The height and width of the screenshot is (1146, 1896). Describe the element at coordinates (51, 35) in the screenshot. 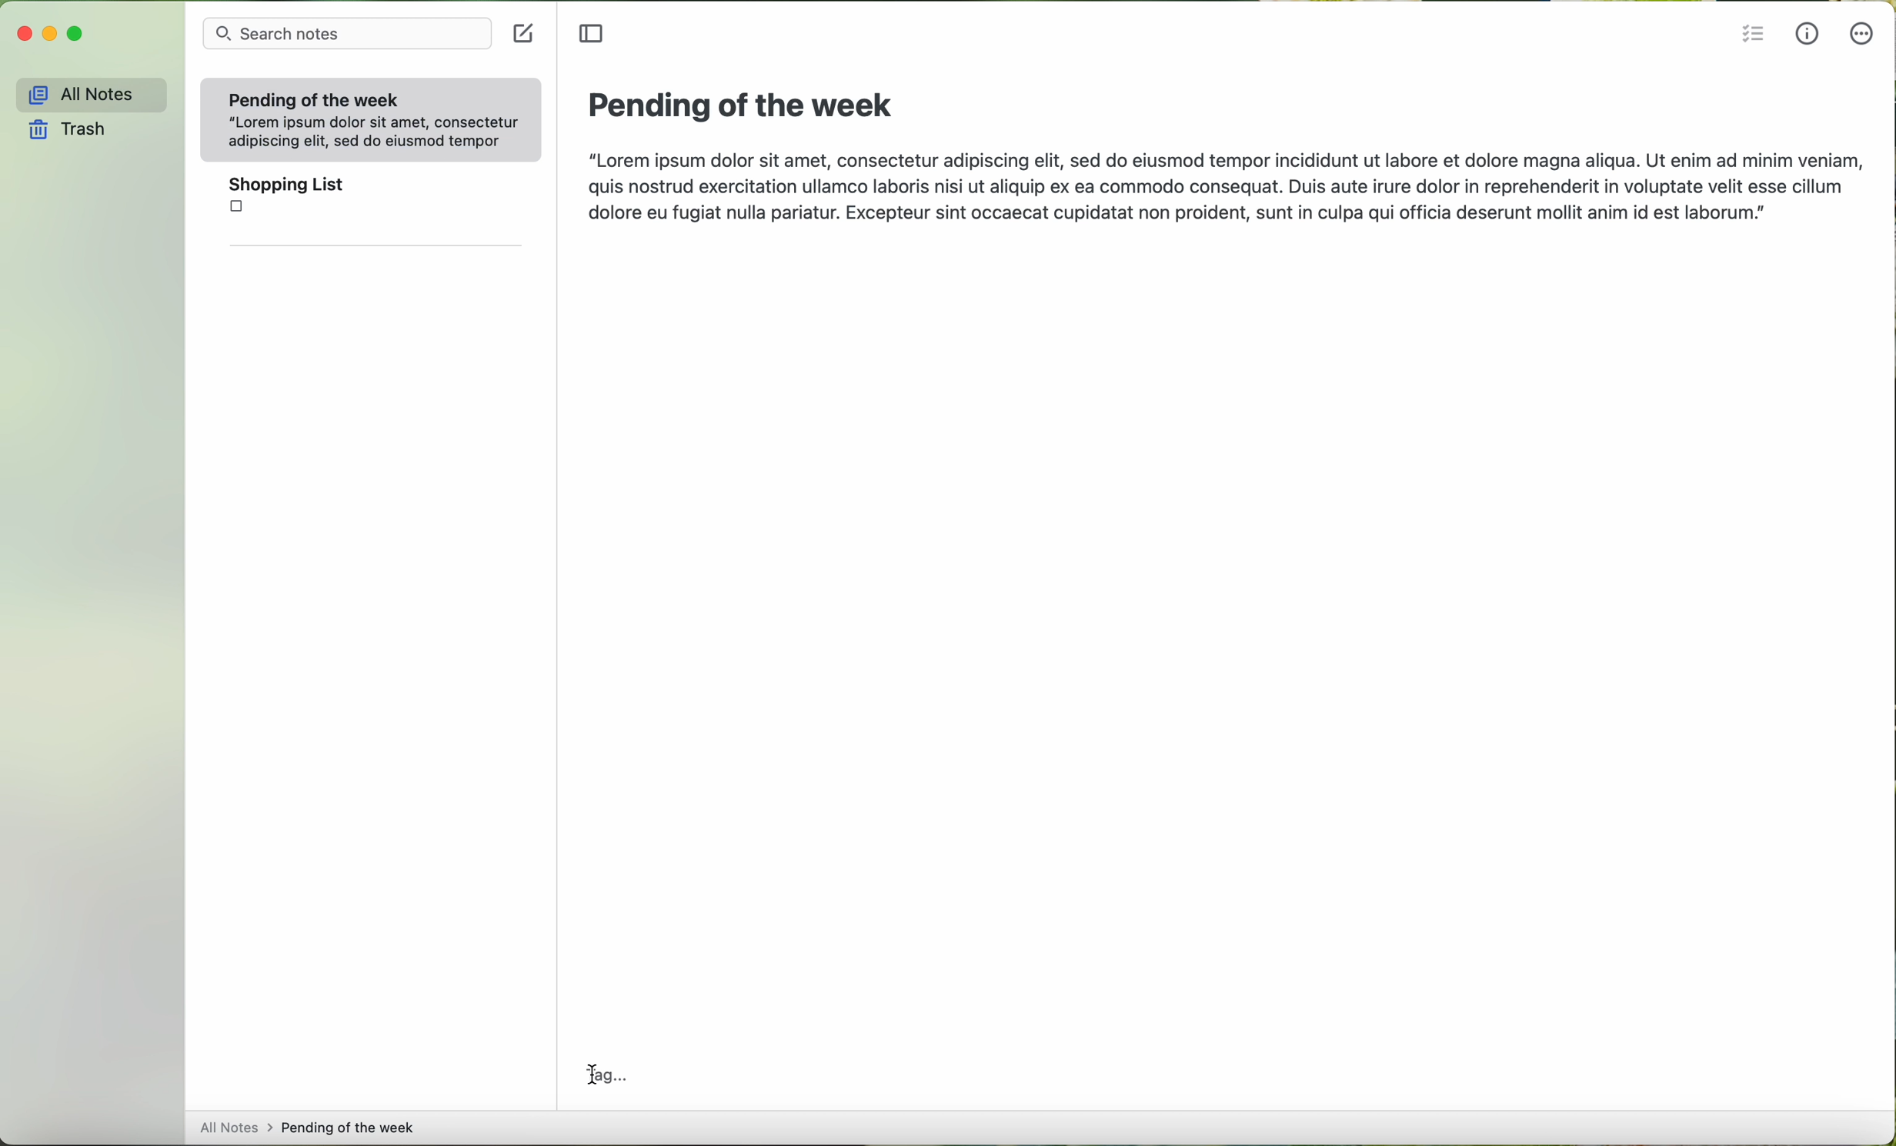

I see `minimize program` at that location.